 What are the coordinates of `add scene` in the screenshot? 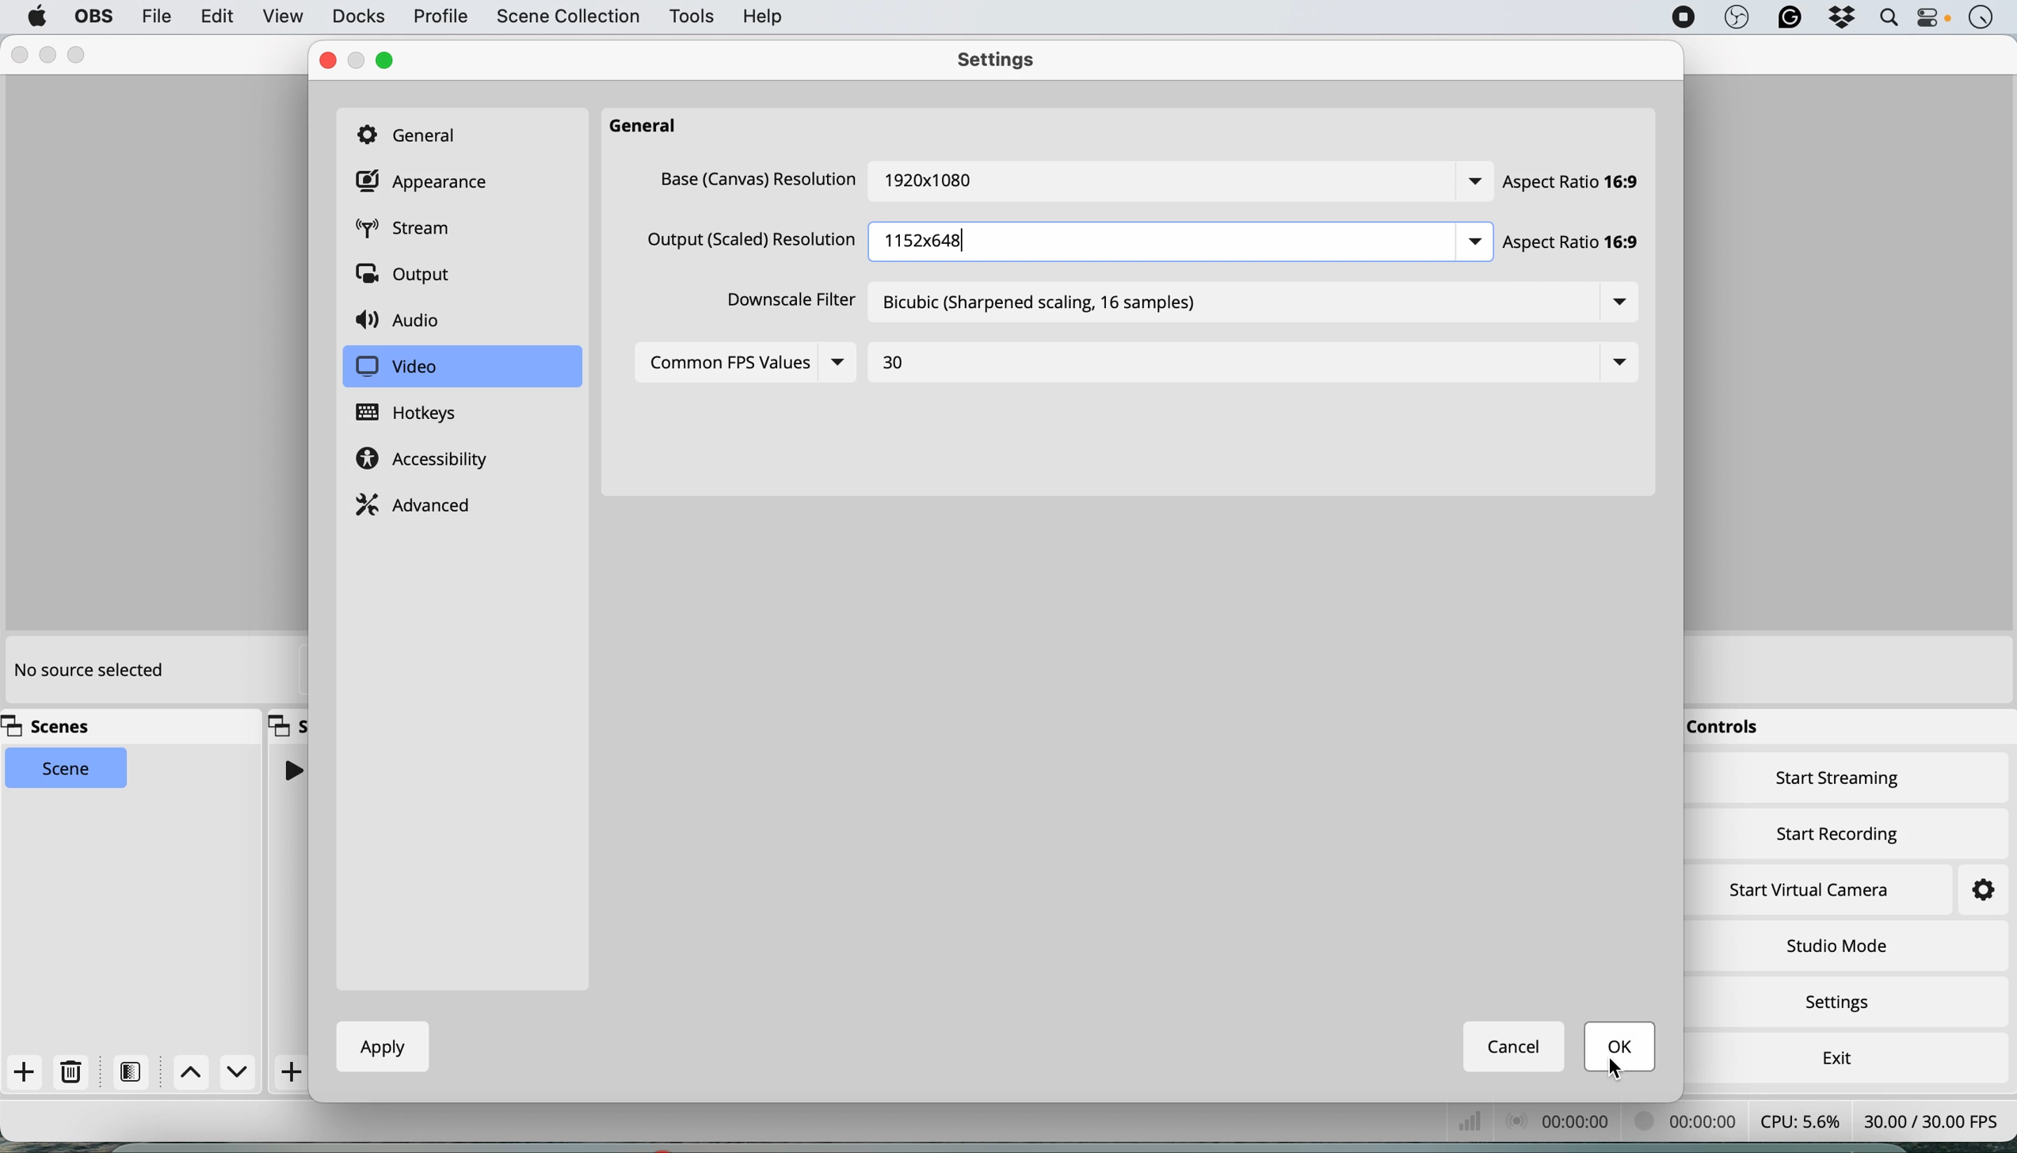 It's located at (25, 1073).